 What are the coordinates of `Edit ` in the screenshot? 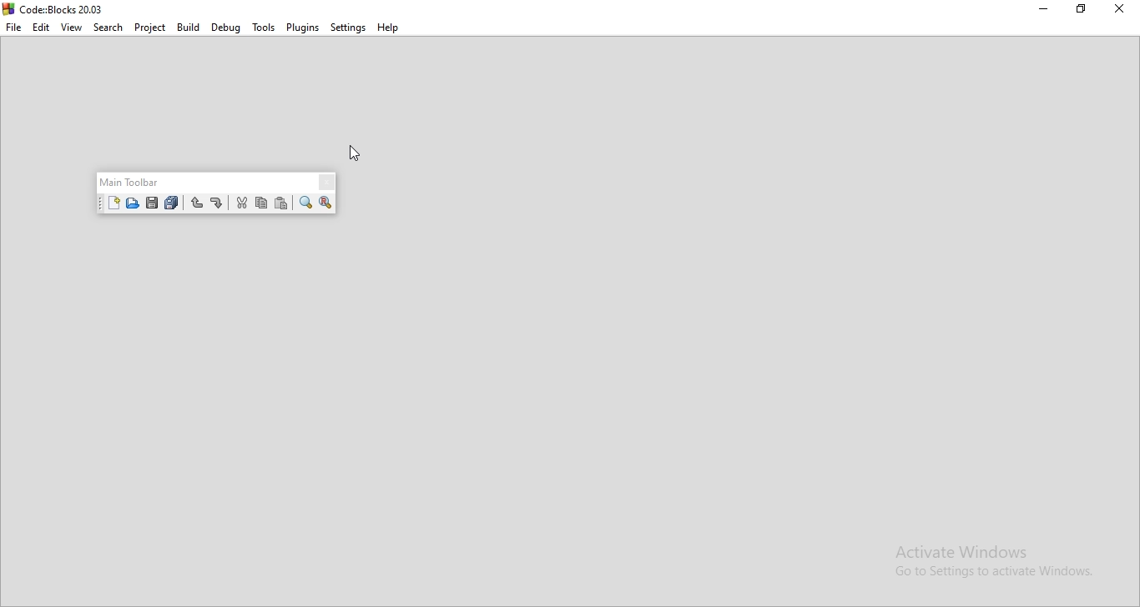 It's located at (43, 28).